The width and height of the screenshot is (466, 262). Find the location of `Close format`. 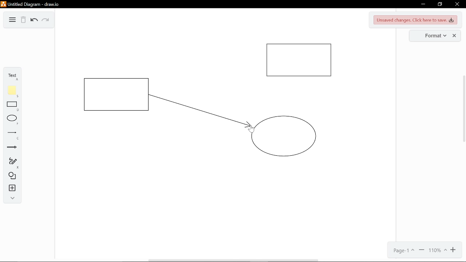

Close format is located at coordinates (455, 36).